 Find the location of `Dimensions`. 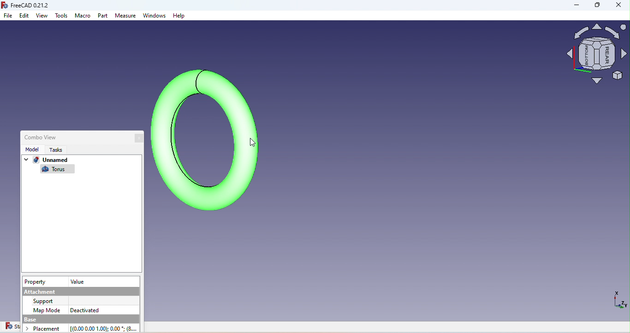

Dimensions is located at coordinates (618, 303).